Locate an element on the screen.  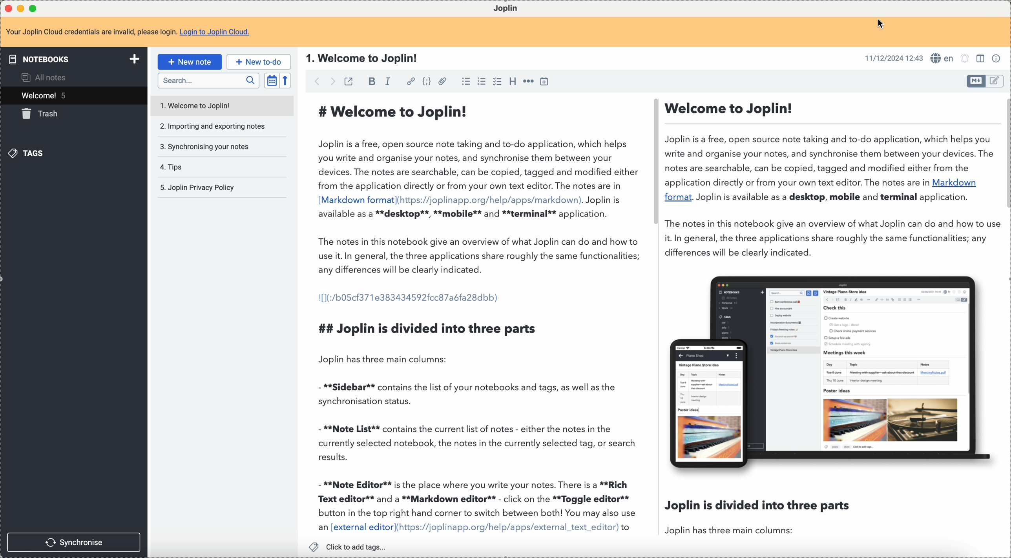
maximize is located at coordinates (35, 9).